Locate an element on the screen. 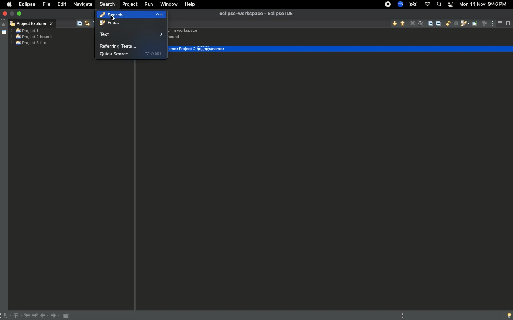  cursor is located at coordinates (113, 19).